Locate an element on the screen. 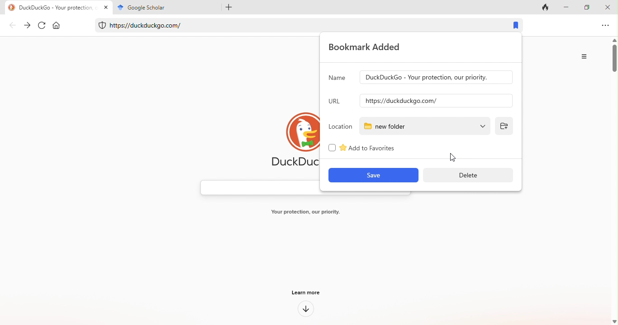  bookmark added is located at coordinates (370, 47).